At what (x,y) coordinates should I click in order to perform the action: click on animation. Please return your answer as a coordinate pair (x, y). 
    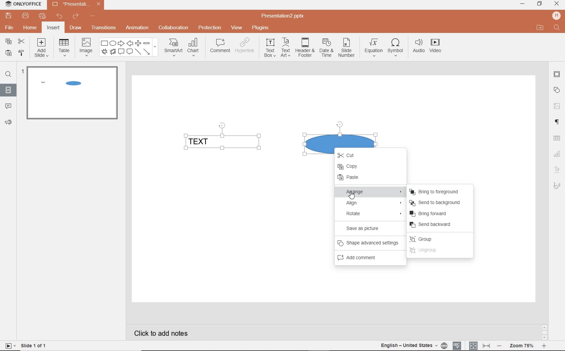
    Looking at the image, I should click on (137, 28).